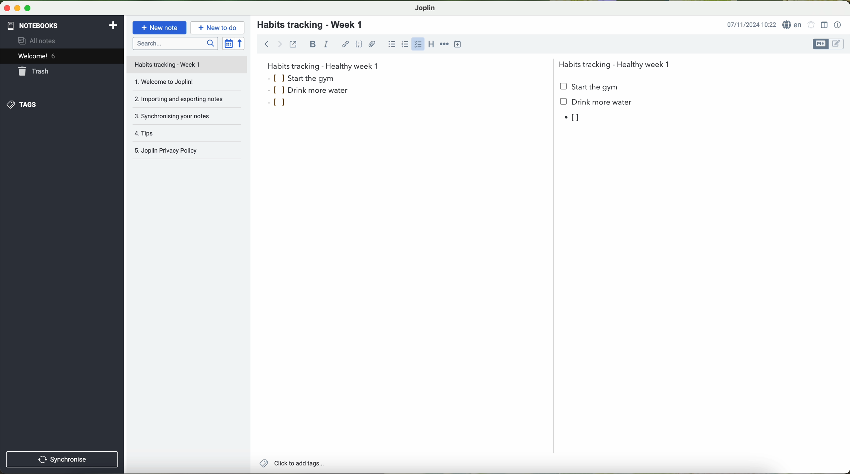 This screenshot has height=474, width=850. What do you see at coordinates (313, 44) in the screenshot?
I see `bold` at bounding box center [313, 44].